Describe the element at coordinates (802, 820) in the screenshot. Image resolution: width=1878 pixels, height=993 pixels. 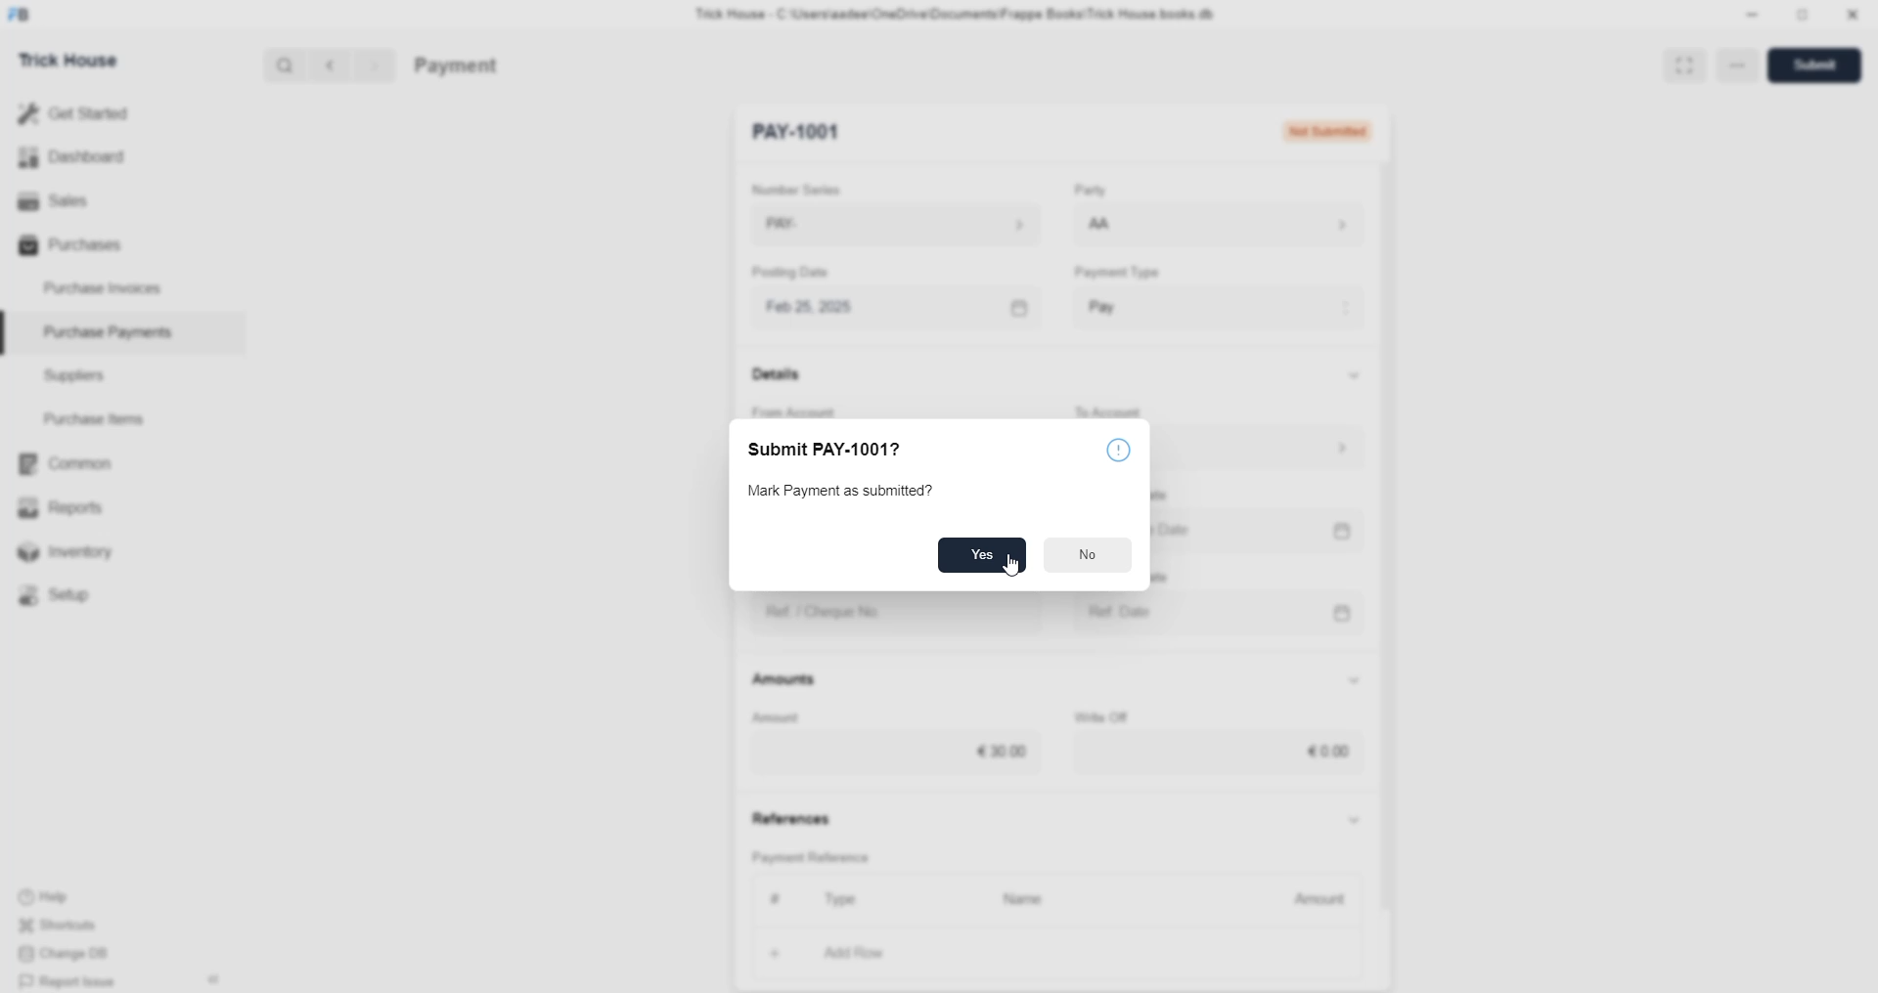
I see `References` at that location.